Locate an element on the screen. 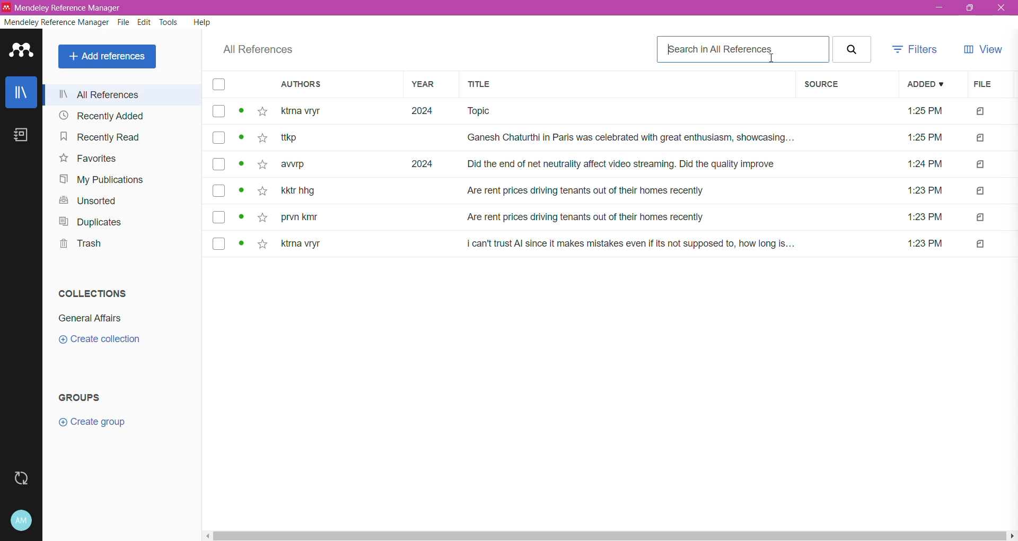 This screenshot has height=541, width=1018. Notebook is located at coordinates (22, 138).